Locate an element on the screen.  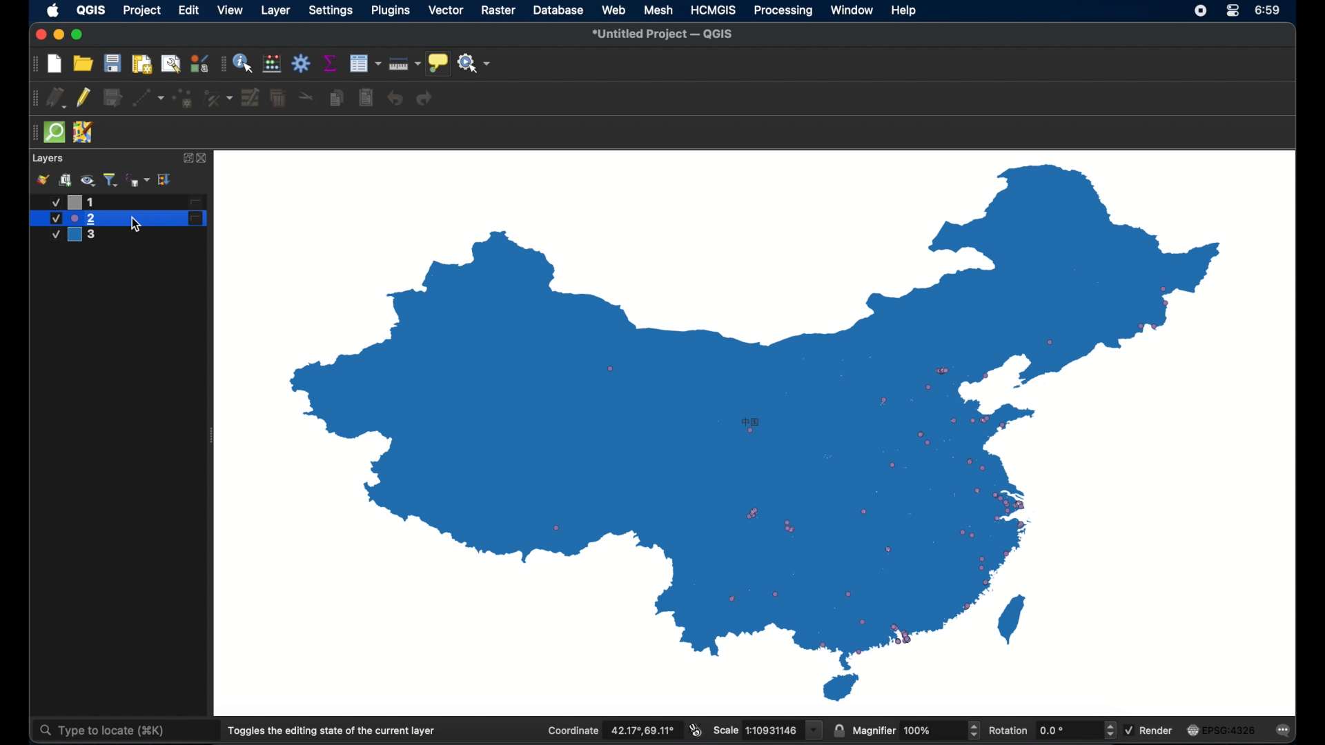
open is located at coordinates (83, 63).